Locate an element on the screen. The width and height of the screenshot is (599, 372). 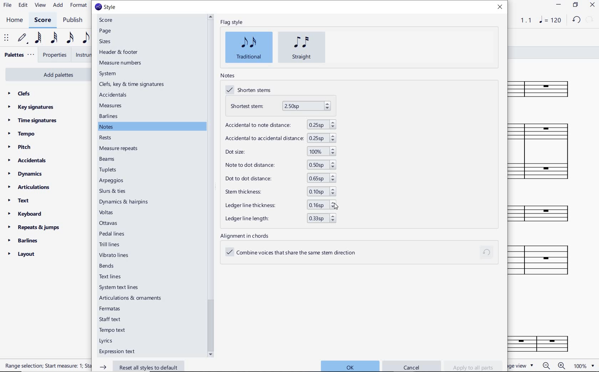
Instrument: Electric guitar is located at coordinates (547, 260).